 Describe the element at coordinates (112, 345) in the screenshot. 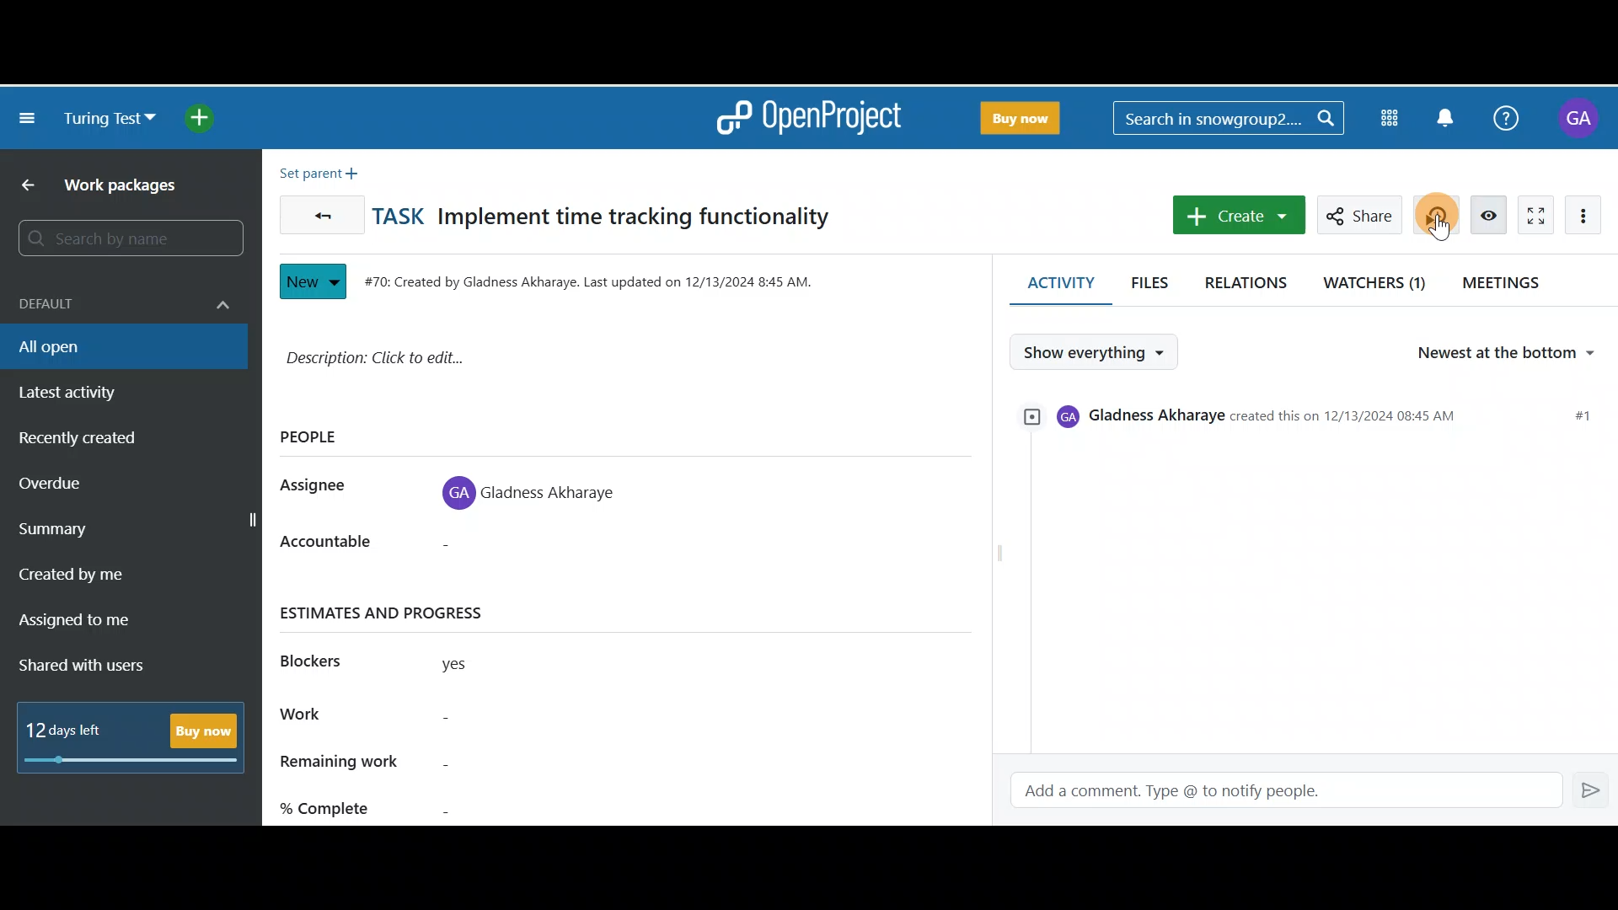

I see `All open` at that location.